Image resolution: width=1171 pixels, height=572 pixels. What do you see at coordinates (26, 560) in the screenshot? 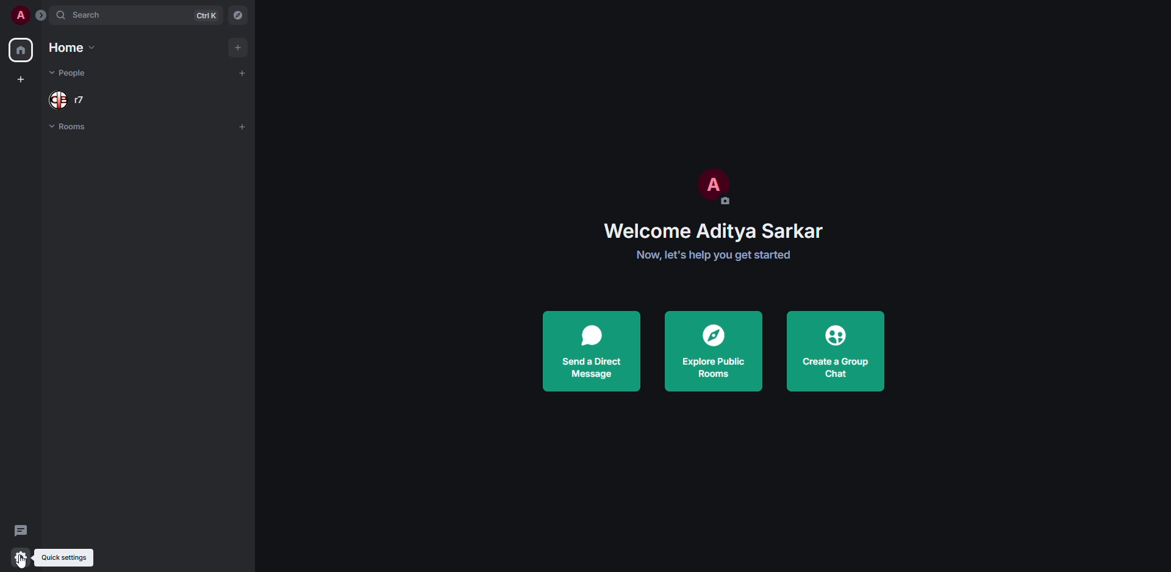
I see `cursor` at bounding box center [26, 560].